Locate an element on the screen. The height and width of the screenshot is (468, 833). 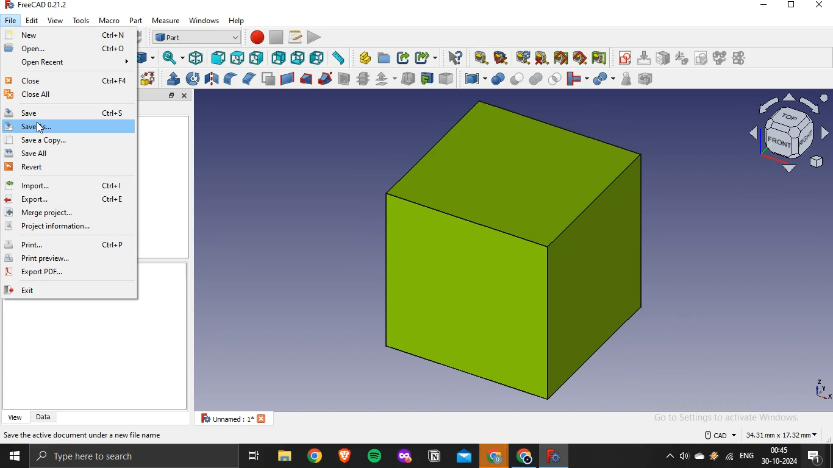
top is located at coordinates (237, 57).